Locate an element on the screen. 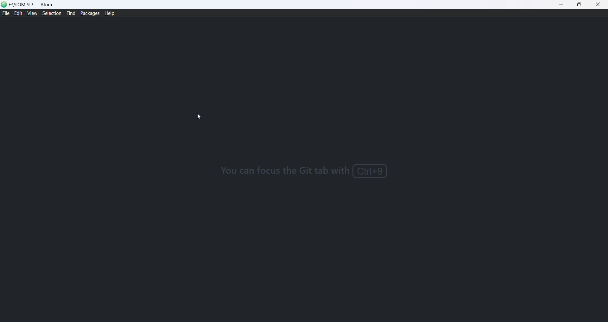 The image size is (608, 322). you can focus the git tab with ctrl+9 is located at coordinates (309, 169).